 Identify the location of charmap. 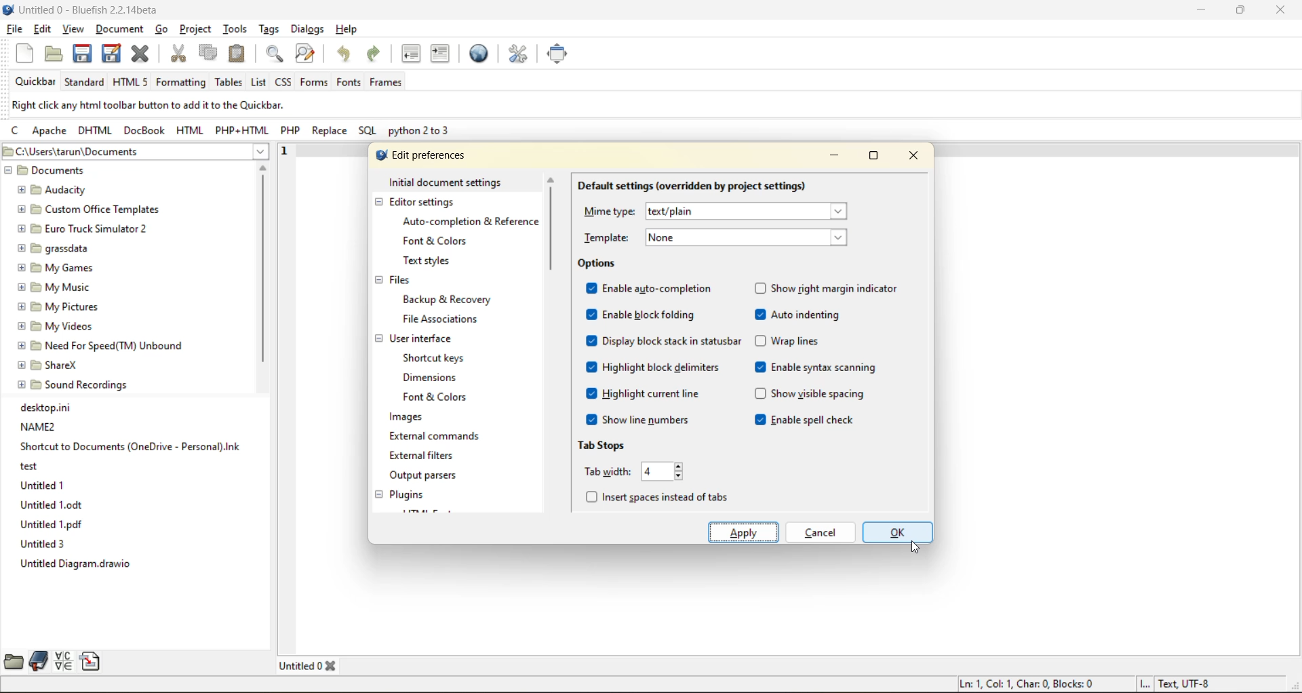
(64, 661).